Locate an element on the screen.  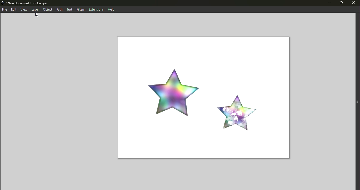
object is located at coordinates (48, 10).